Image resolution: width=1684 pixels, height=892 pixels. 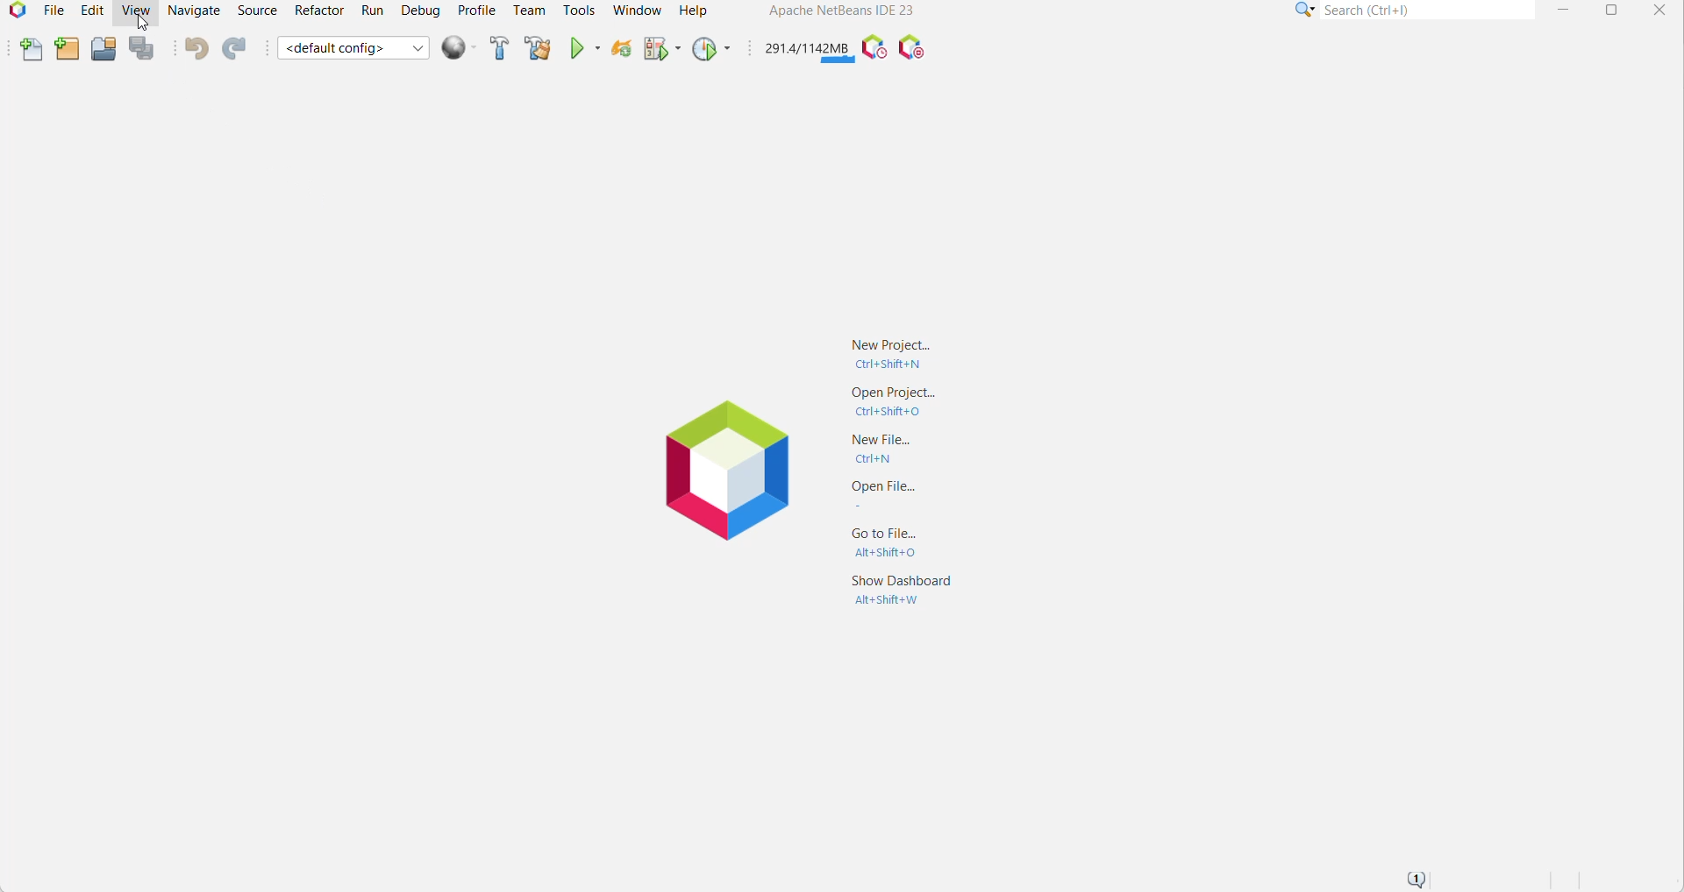 I want to click on Application Logo, so click(x=15, y=12).